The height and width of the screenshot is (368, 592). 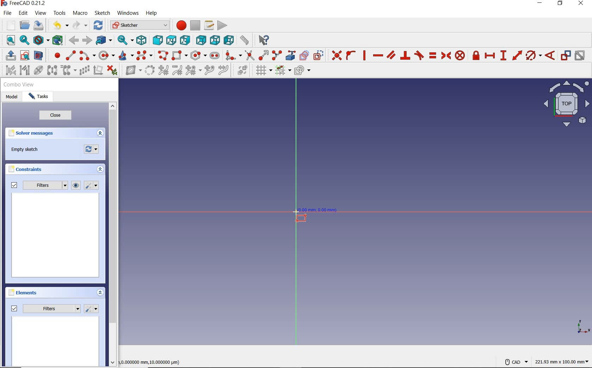 I want to click on expand, so click(x=101, y=293).